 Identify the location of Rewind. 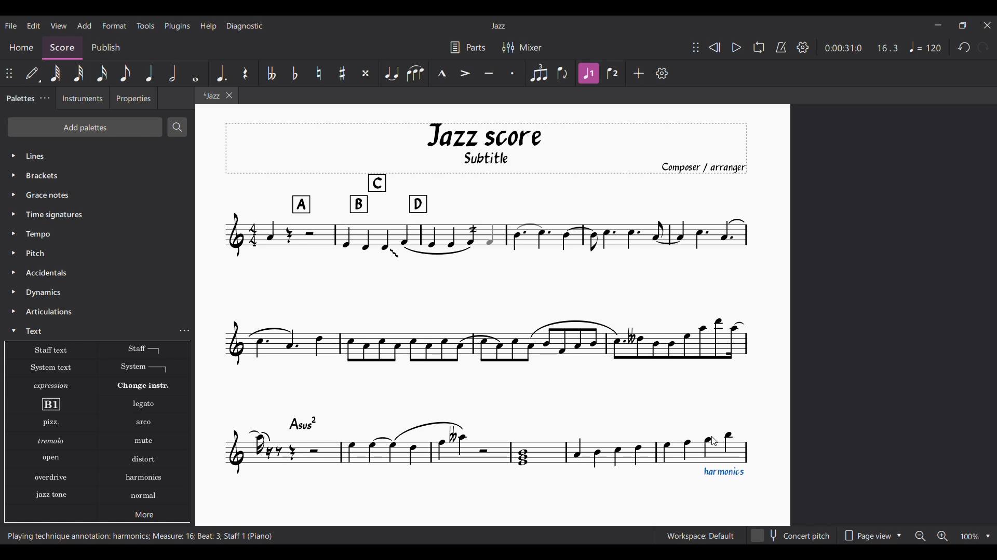
(715, 47).